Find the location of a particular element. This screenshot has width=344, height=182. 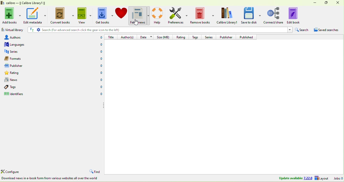

series is located at coordinates (209, 37).